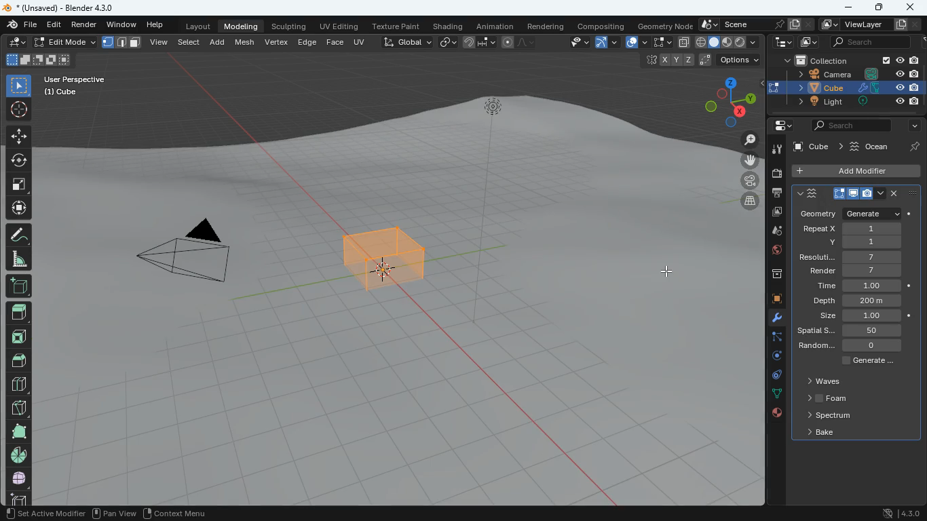 The width and height of the screenshot is (927, 521). What do you see at coordinates (777, 413) in the screenshot?
I see `public` at bounding box center [777, 413].